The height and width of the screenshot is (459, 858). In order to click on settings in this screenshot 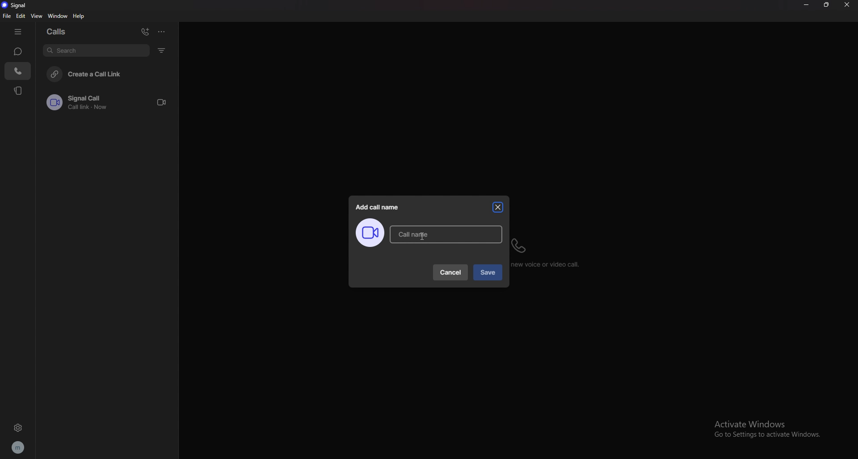, I will do `click(18, 427)`.